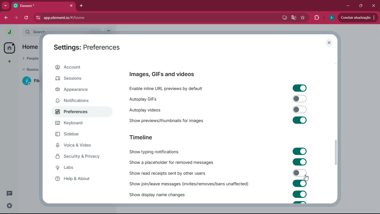 This screenshot has height=214, width=380. Describe the element at coordinates (76, 91) in the screenshot. I see `appearance` at that location.